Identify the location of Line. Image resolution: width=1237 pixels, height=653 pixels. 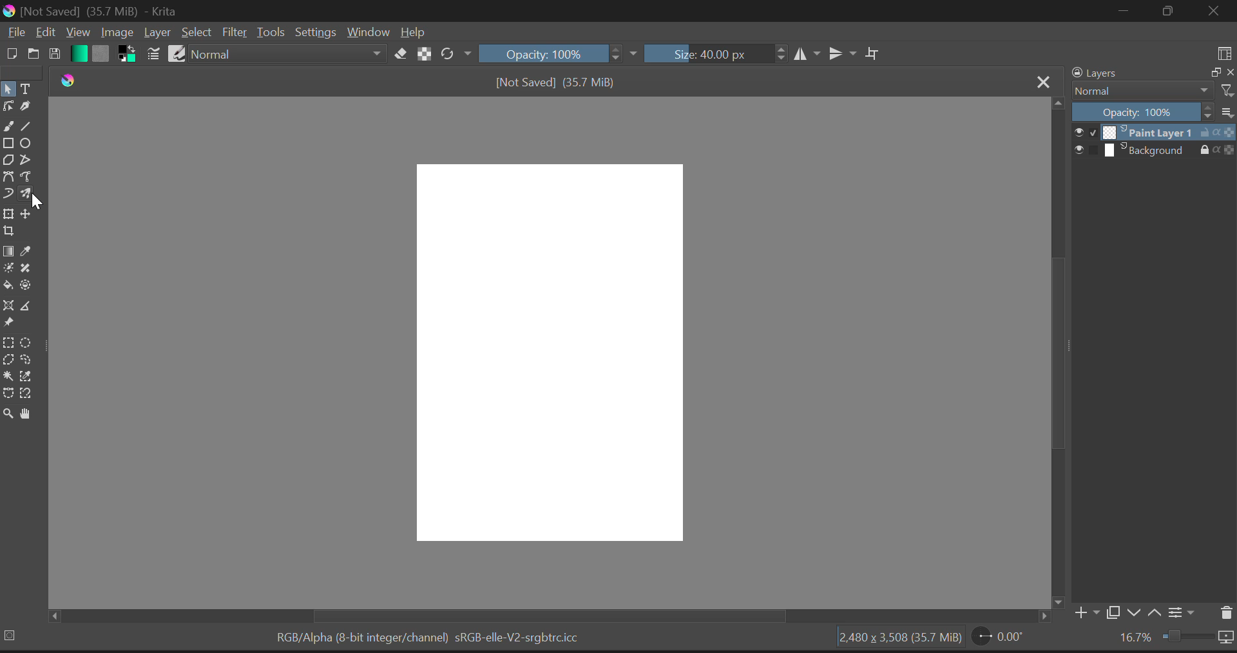
(28, 124).